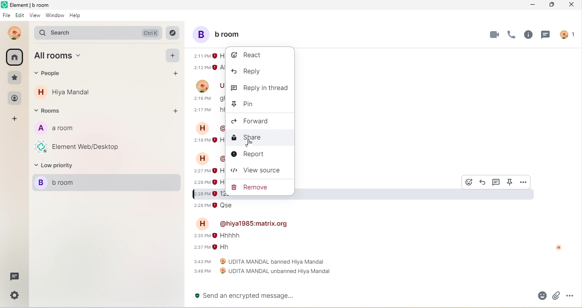 The height and width of the screenshot is (308, 582). I want to click on Element | b room, so click(35, 5).